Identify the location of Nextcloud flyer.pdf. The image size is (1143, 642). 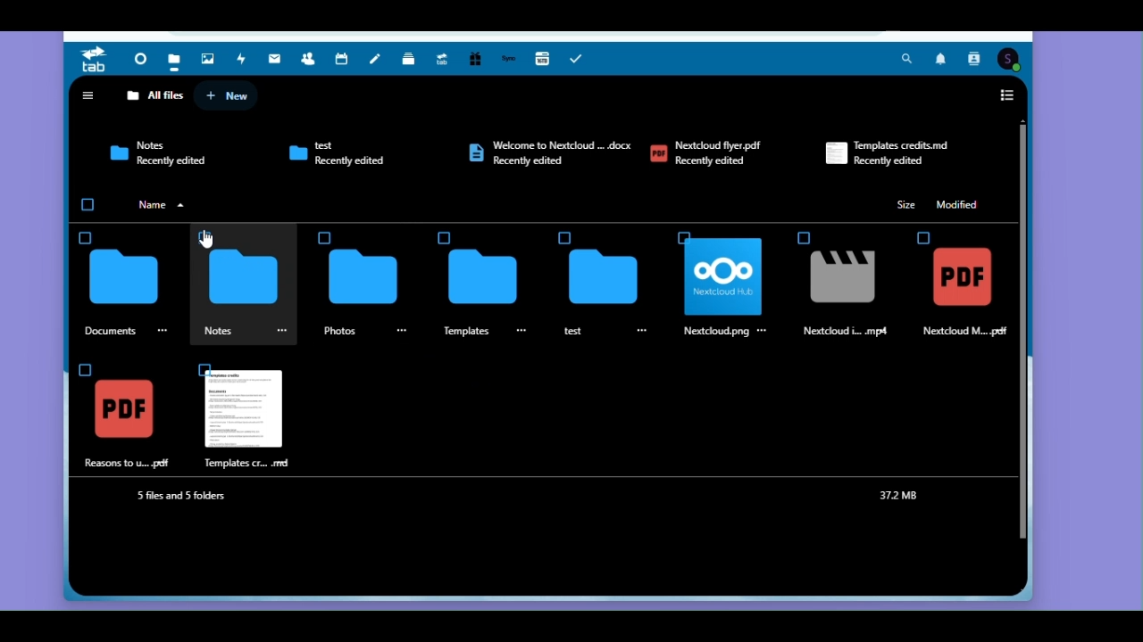
(723, 145).